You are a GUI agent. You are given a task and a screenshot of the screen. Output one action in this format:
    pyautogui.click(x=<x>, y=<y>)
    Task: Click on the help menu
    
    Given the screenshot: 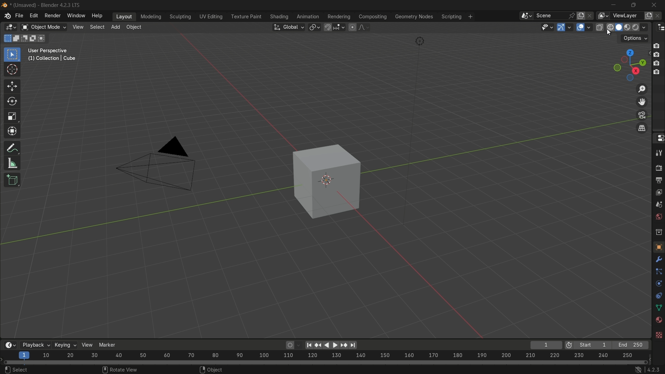 What is the action you would take?
    pyautogui.click(x=98, y=15)
    